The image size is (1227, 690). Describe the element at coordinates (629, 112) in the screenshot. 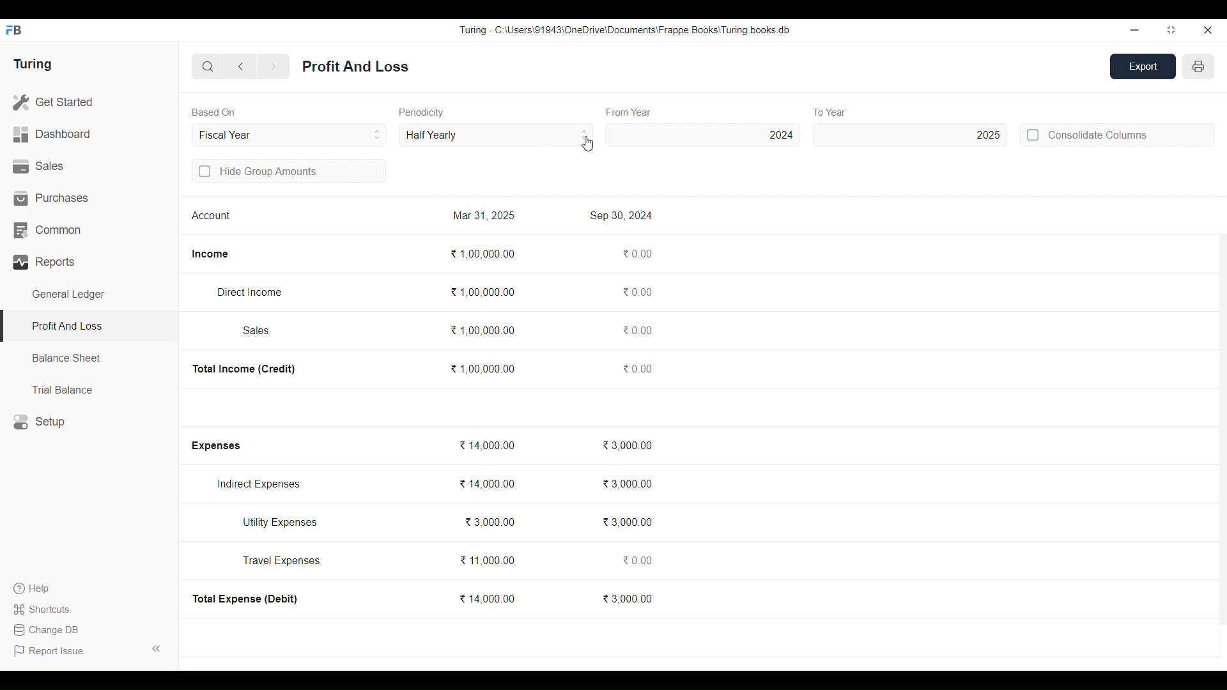

I see `From Year` at that location.